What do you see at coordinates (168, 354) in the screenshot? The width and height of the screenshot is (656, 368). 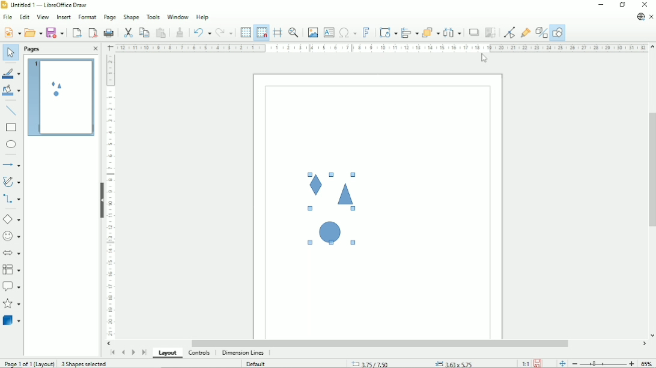 I see `Layout` at bounding box center [168, 354].